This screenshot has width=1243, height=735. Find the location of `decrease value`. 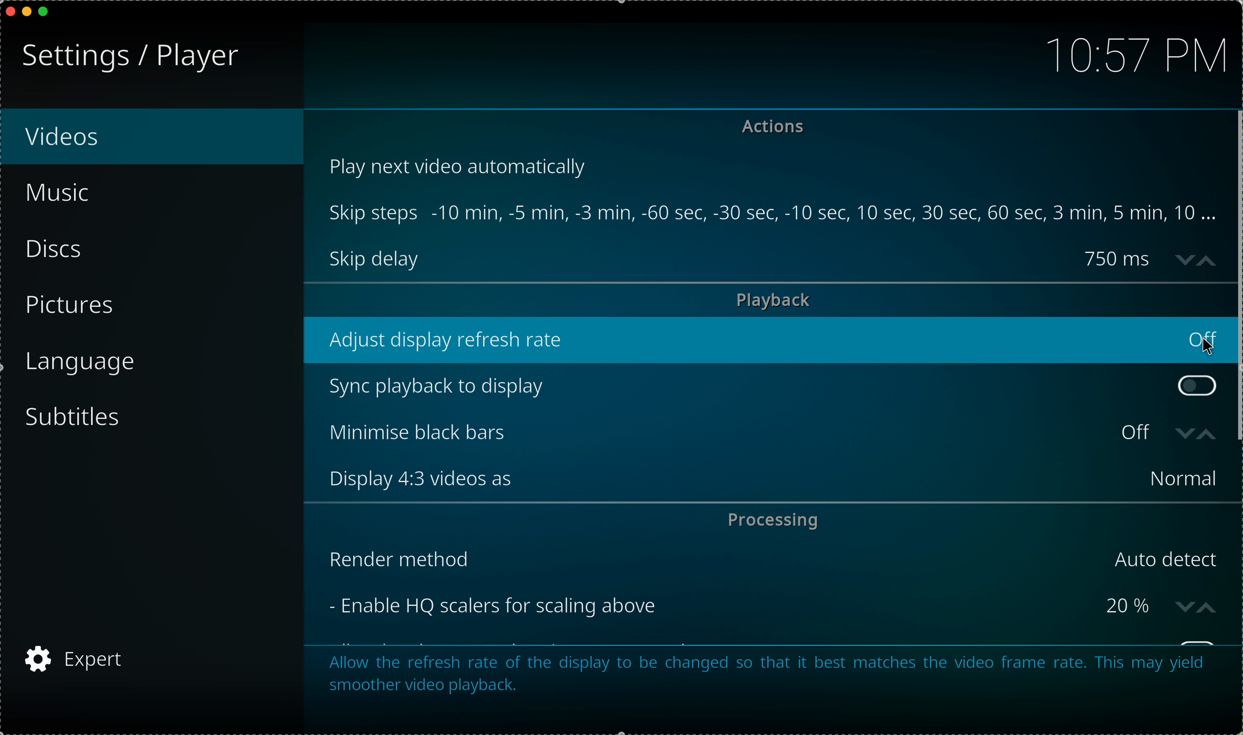

decrease value is located at coordinates (1184, 259).